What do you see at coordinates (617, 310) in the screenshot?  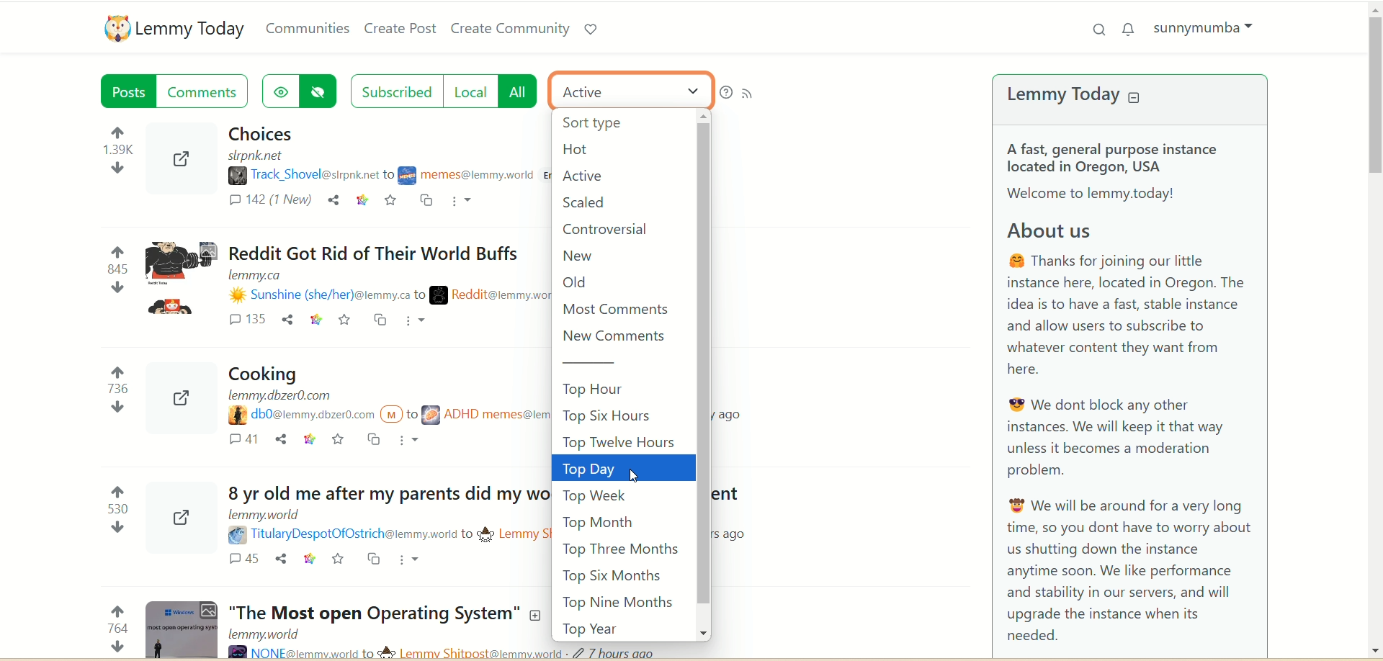 I see `most comment` at bounding box center [617, 310].